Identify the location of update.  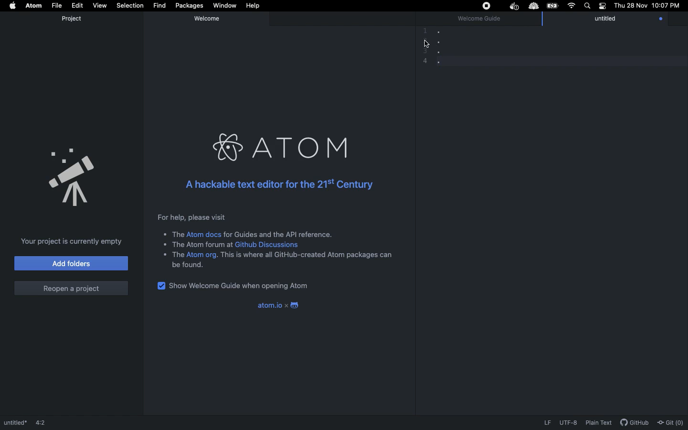
(659, 20).